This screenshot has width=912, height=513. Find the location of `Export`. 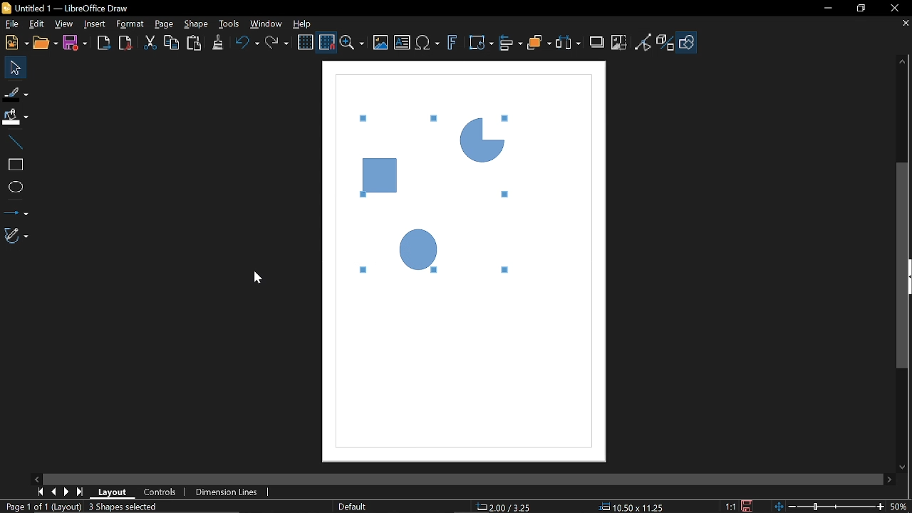

Export is located at coordinates (104, 43).